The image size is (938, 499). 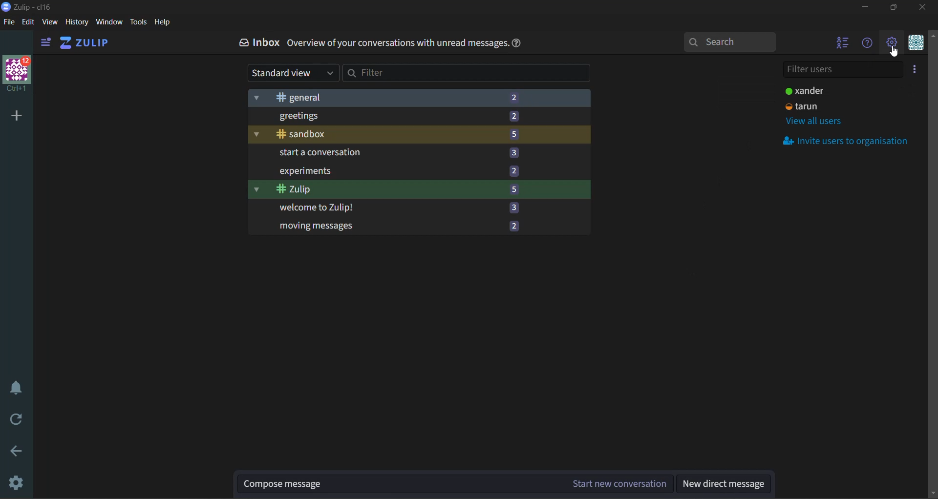 I want to click on history, so click(x=76, y=24).